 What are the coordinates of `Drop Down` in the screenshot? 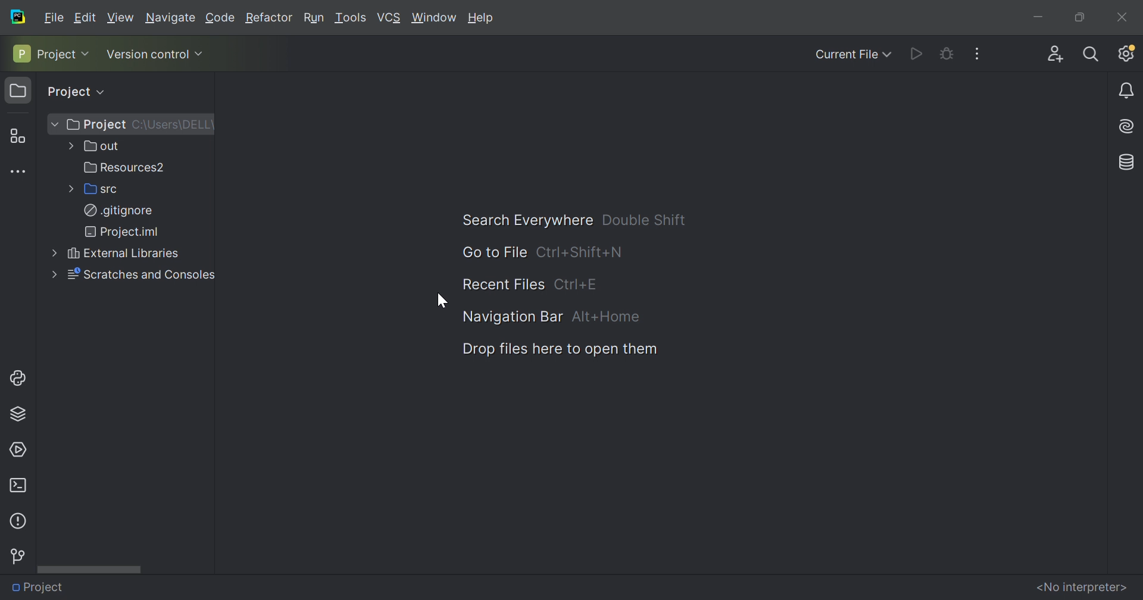 It's located at (99, 92).